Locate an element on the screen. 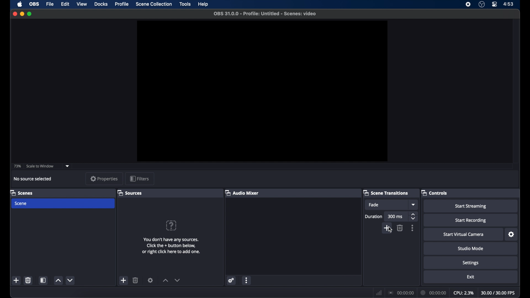 This screenshot has height=298, width=530. question mark is located at coordinates (172, 225).